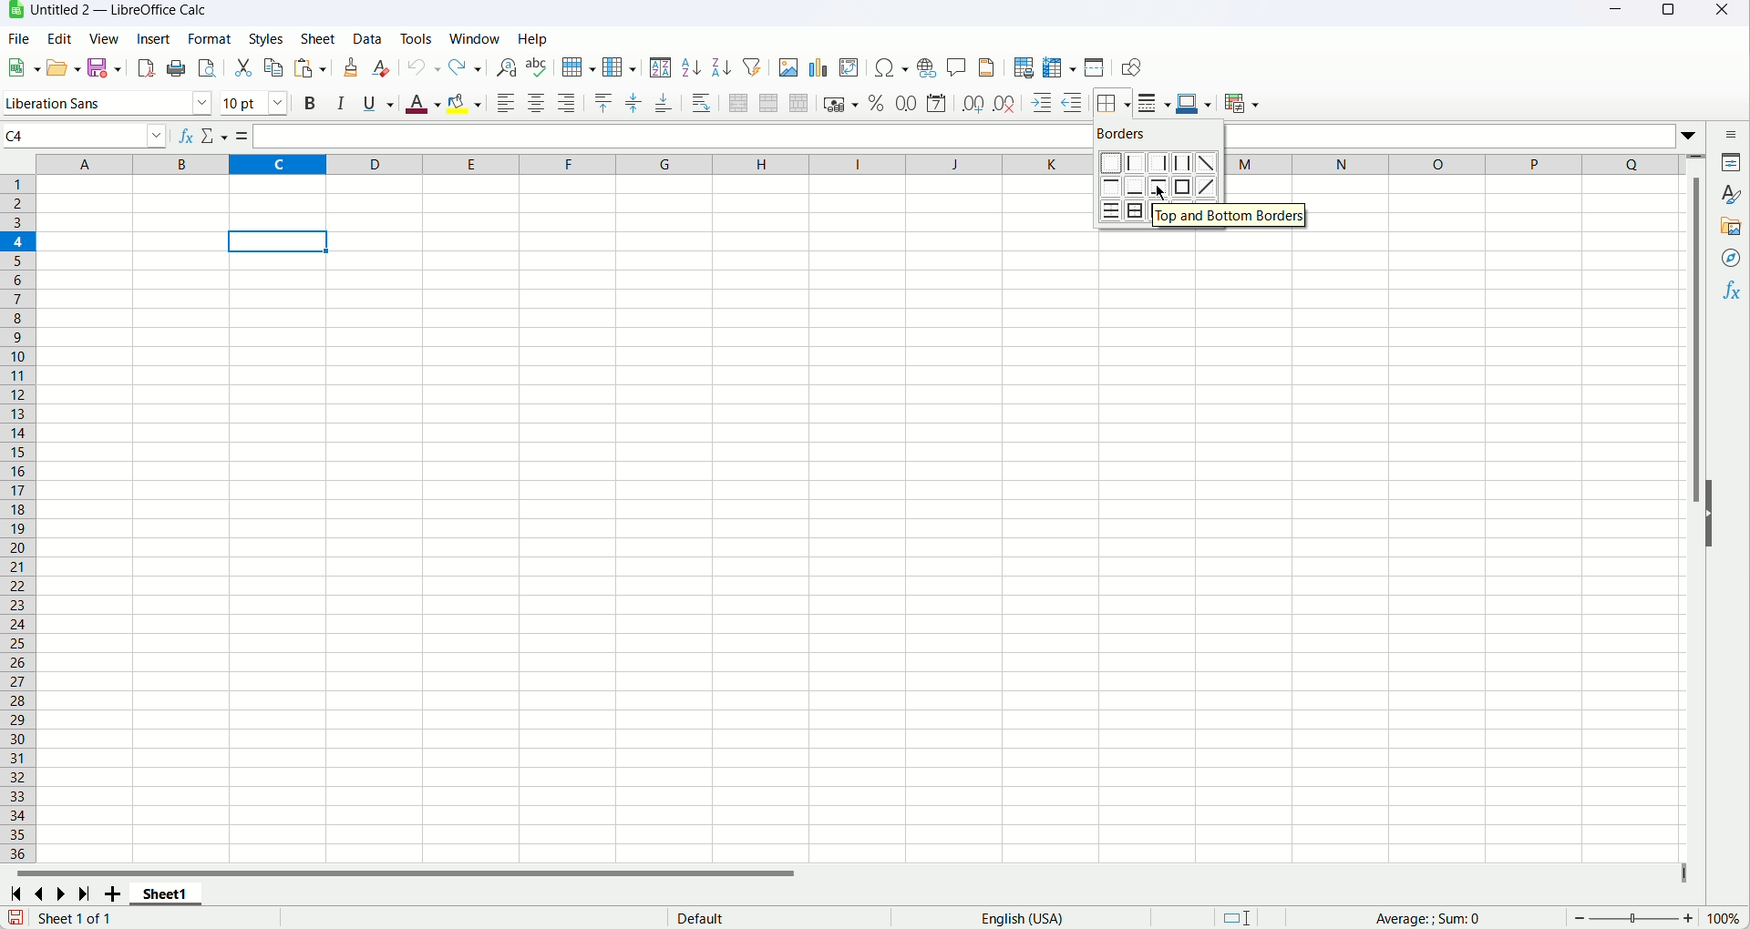 The height and width of the screenshot is (929, 1750). Describe the element at coordinates (1160, 162) in the screenshot. I see `Right Border` at that location.